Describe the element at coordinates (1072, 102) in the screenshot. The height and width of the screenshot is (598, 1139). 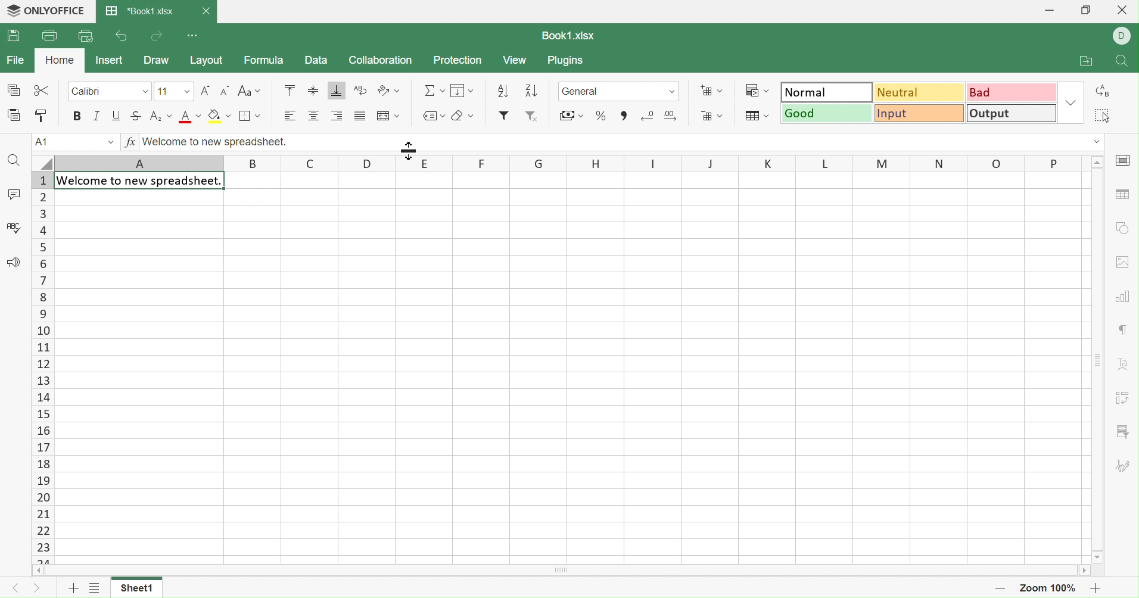
I see `Drop Down` at that location.